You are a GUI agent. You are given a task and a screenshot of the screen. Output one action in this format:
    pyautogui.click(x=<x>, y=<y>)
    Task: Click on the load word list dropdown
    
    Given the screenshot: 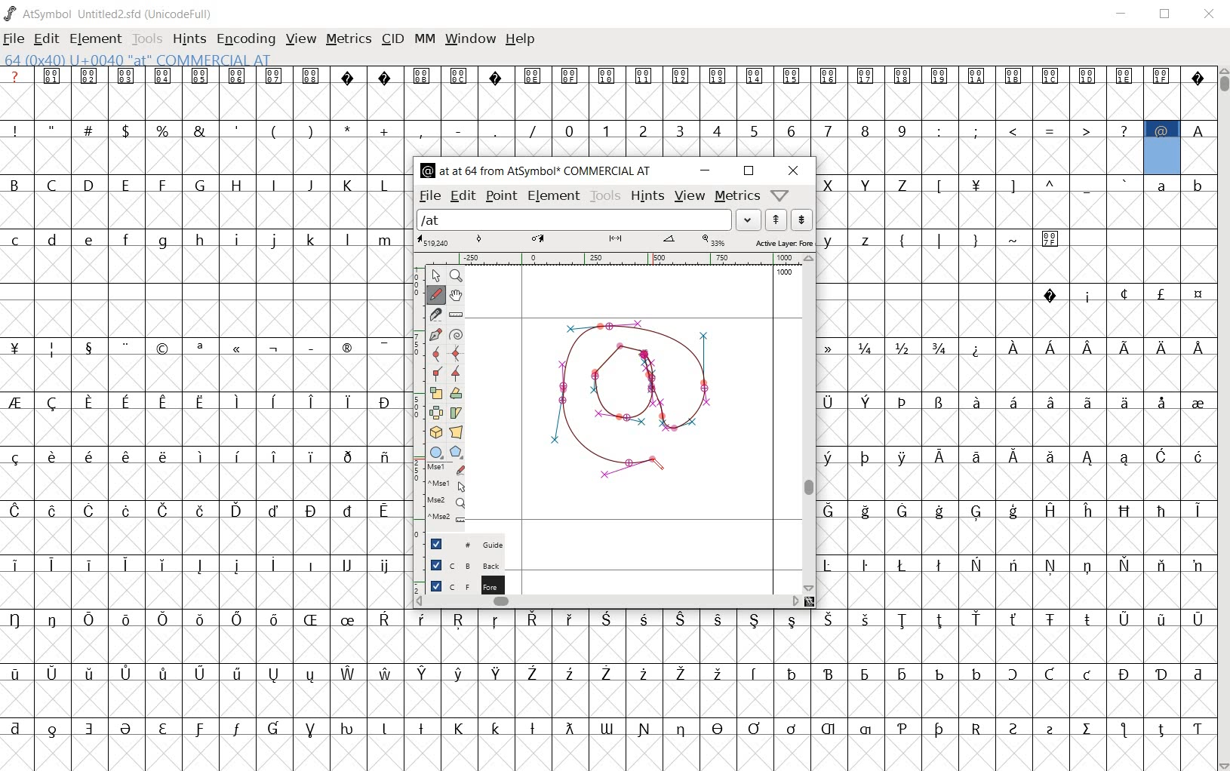 What is the action you would take?
    pyautogui.click(x=750, y=220)
    